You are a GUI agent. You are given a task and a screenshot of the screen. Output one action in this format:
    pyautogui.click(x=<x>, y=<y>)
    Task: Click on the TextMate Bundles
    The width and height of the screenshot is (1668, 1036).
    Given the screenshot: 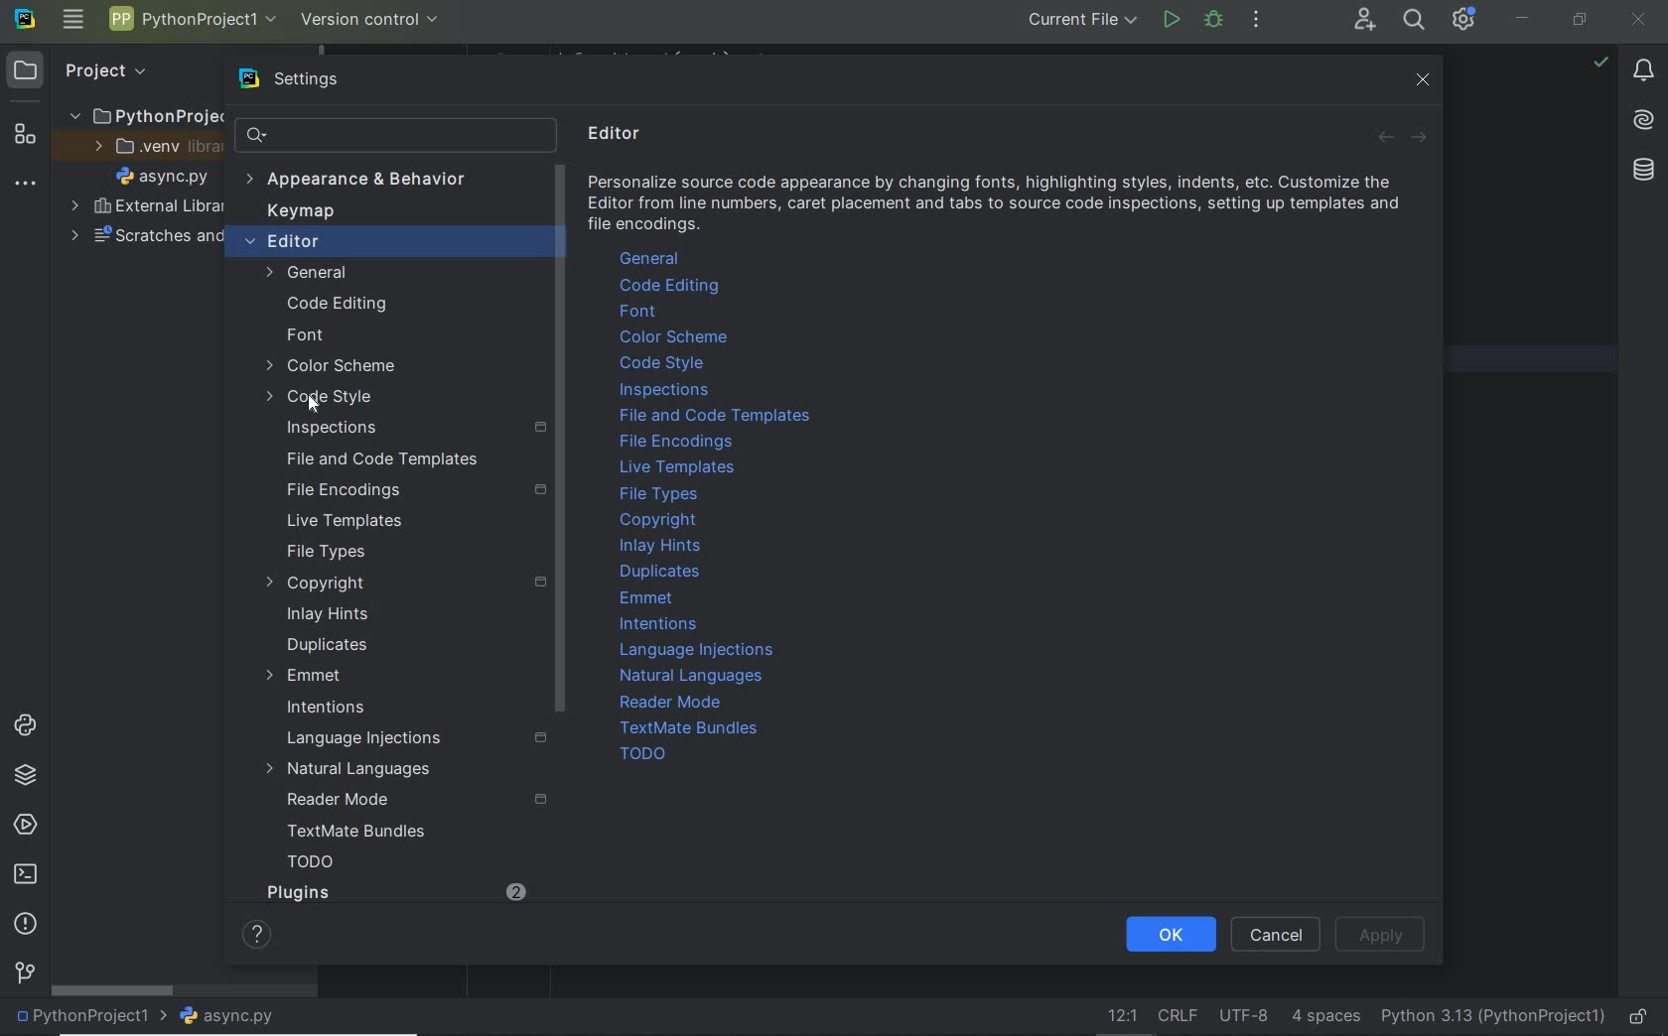 What is the action you would take?
    pyautogui.click(x=695, y=728)
    